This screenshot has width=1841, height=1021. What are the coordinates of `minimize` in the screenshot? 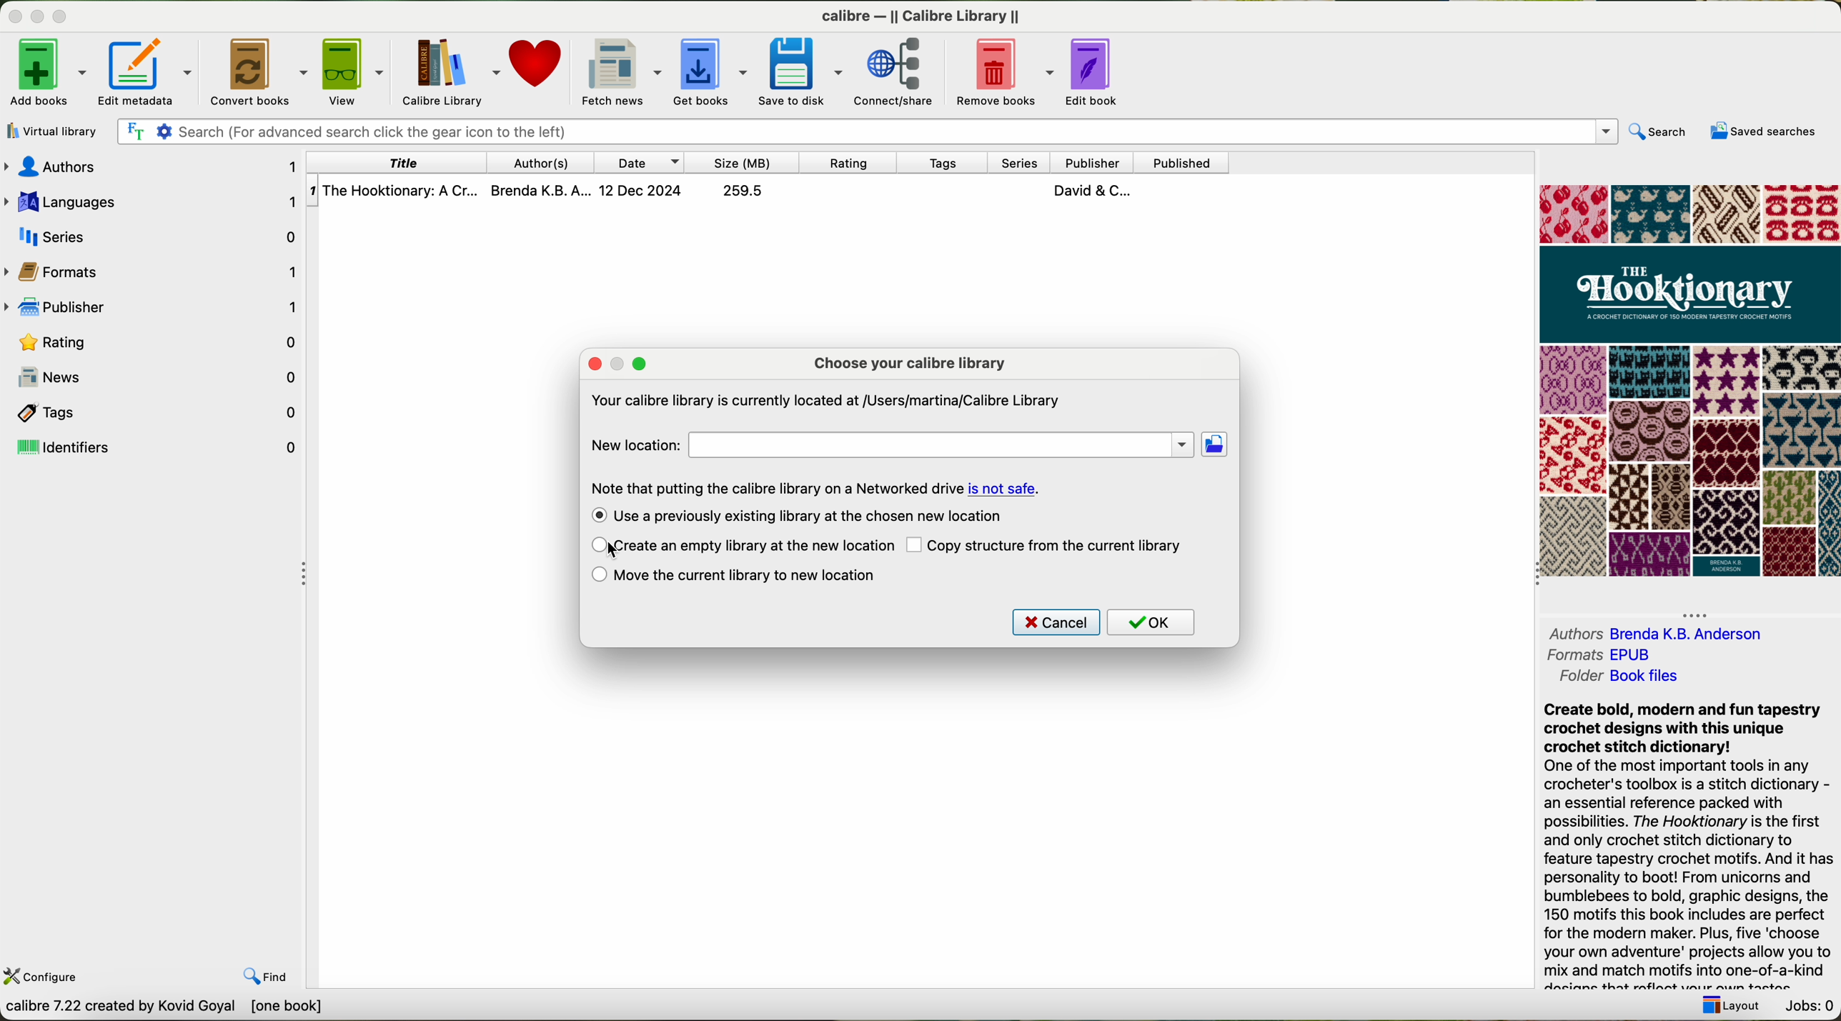 It's located at (38, 16).